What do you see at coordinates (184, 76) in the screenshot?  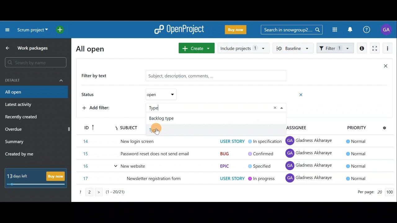 I see `Filter by text` at bounding box center [184, 76].